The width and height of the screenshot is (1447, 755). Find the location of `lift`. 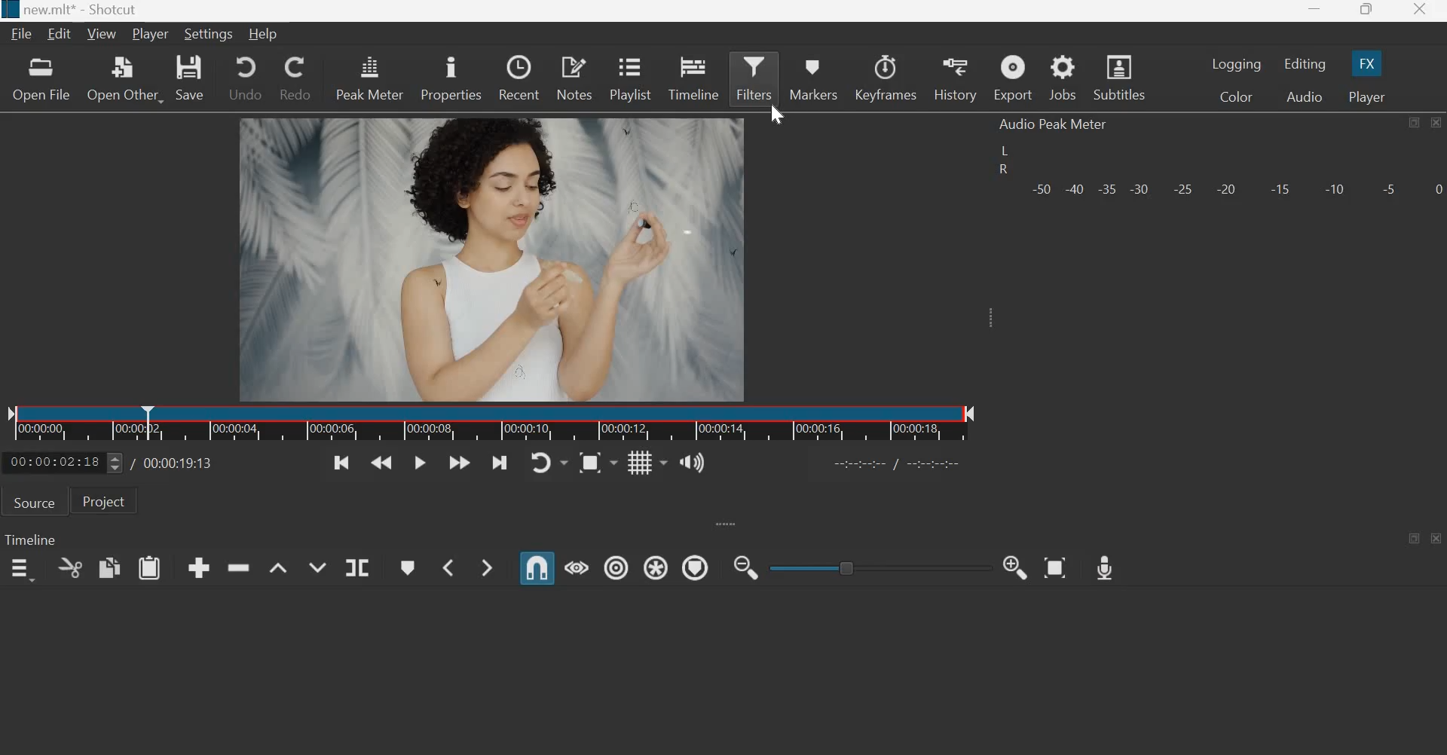

lift is located at coordinates (278, 567).